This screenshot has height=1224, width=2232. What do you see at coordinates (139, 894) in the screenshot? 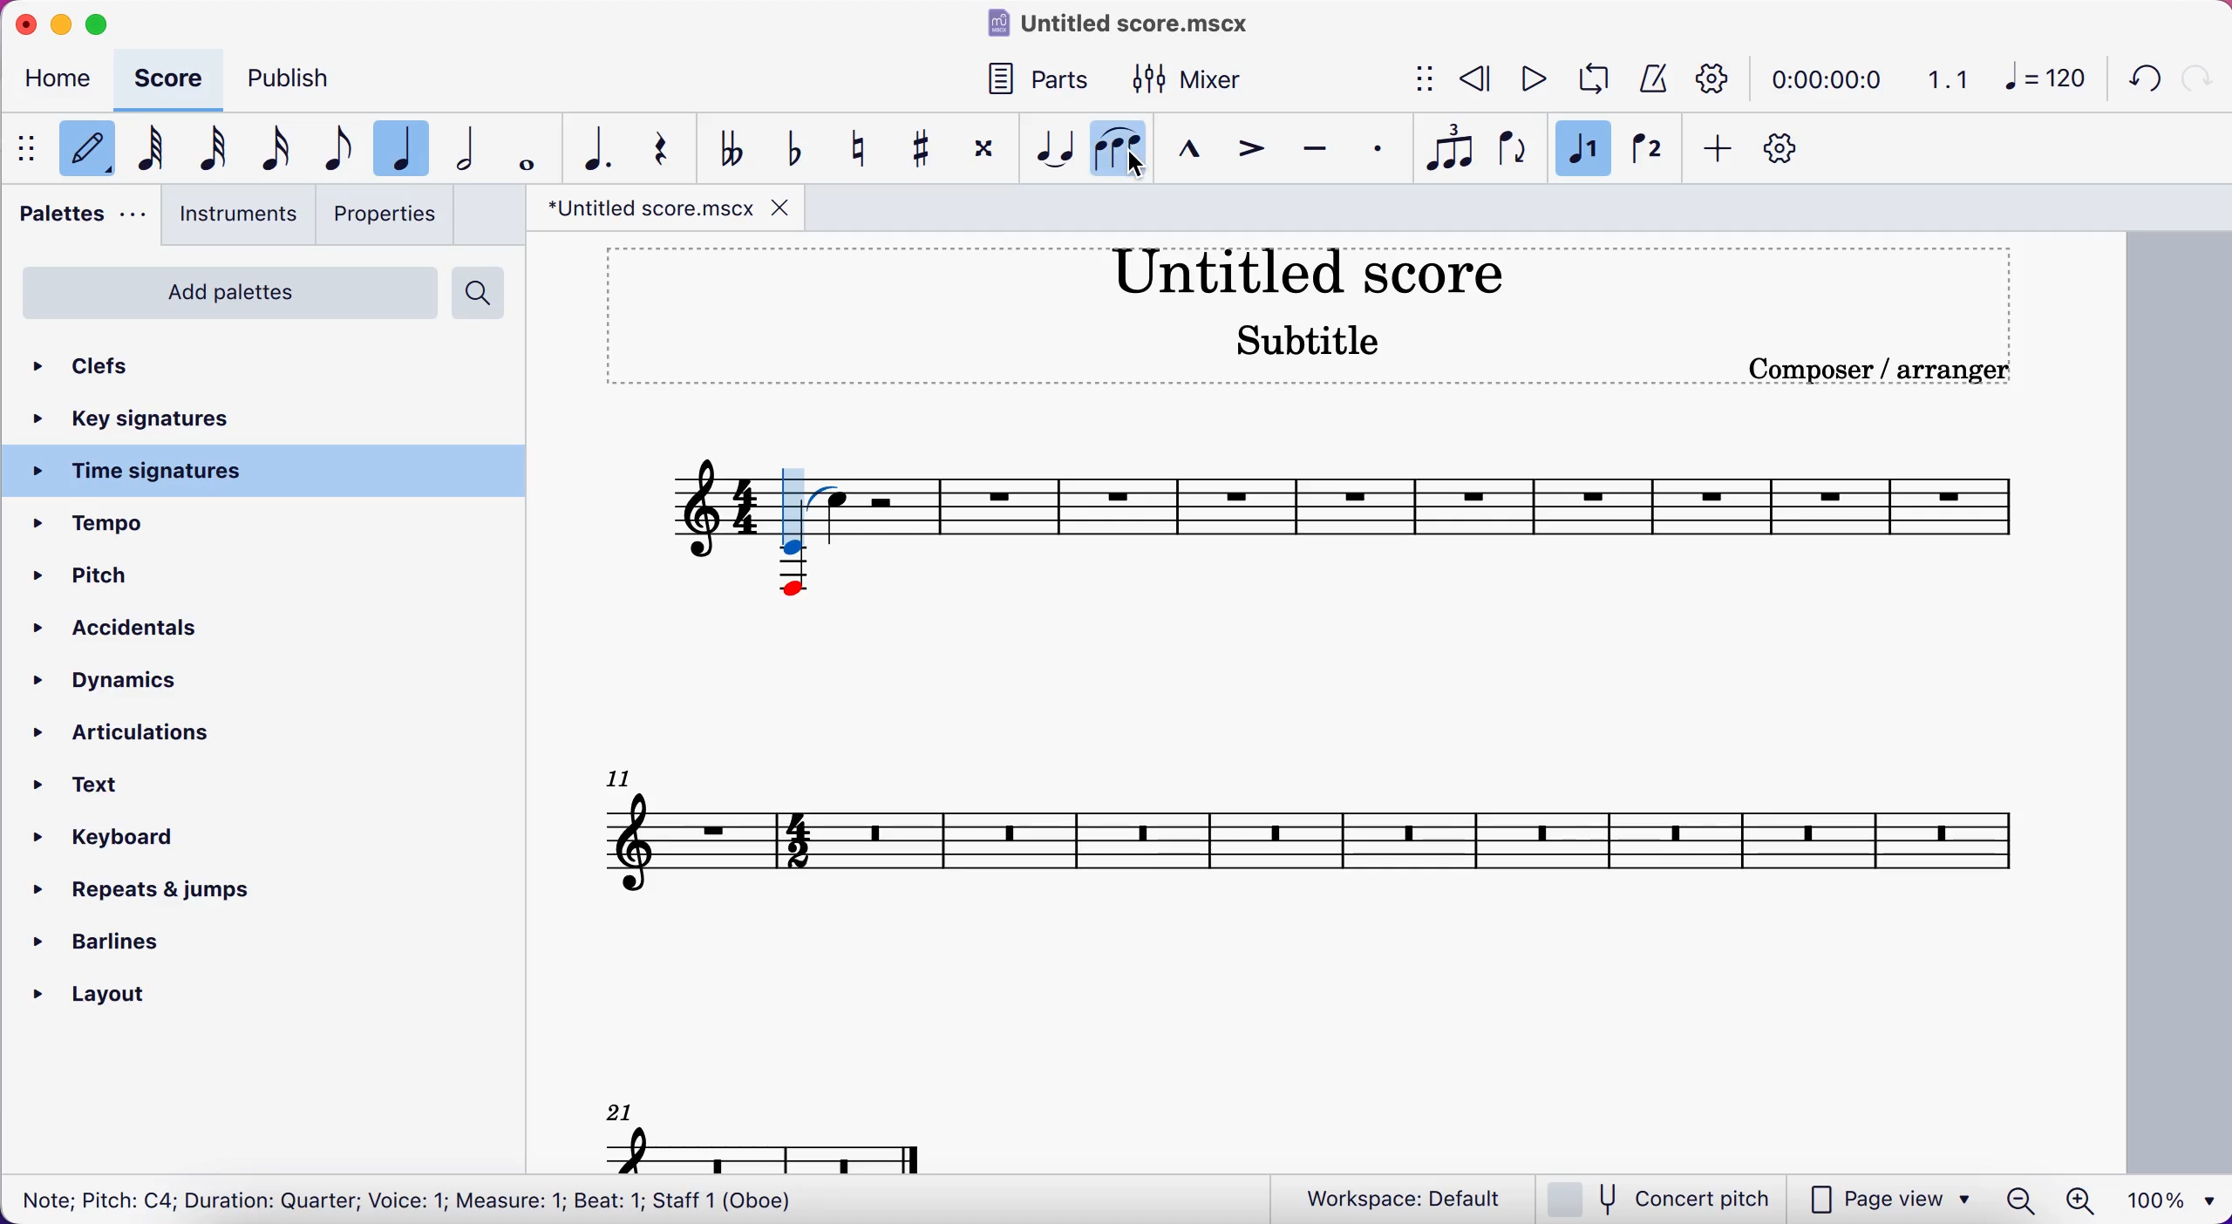
I see `repeats and jumps` at bounding box center [139, 894].